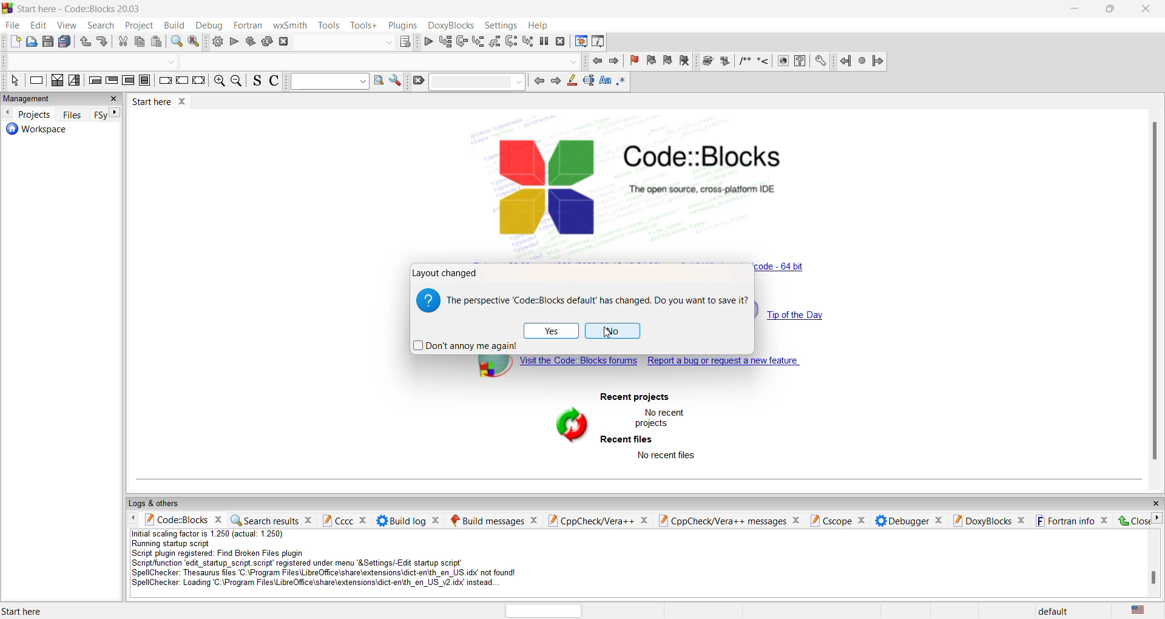  I want to click on dont annoy again checkbox, so click(467, 342).